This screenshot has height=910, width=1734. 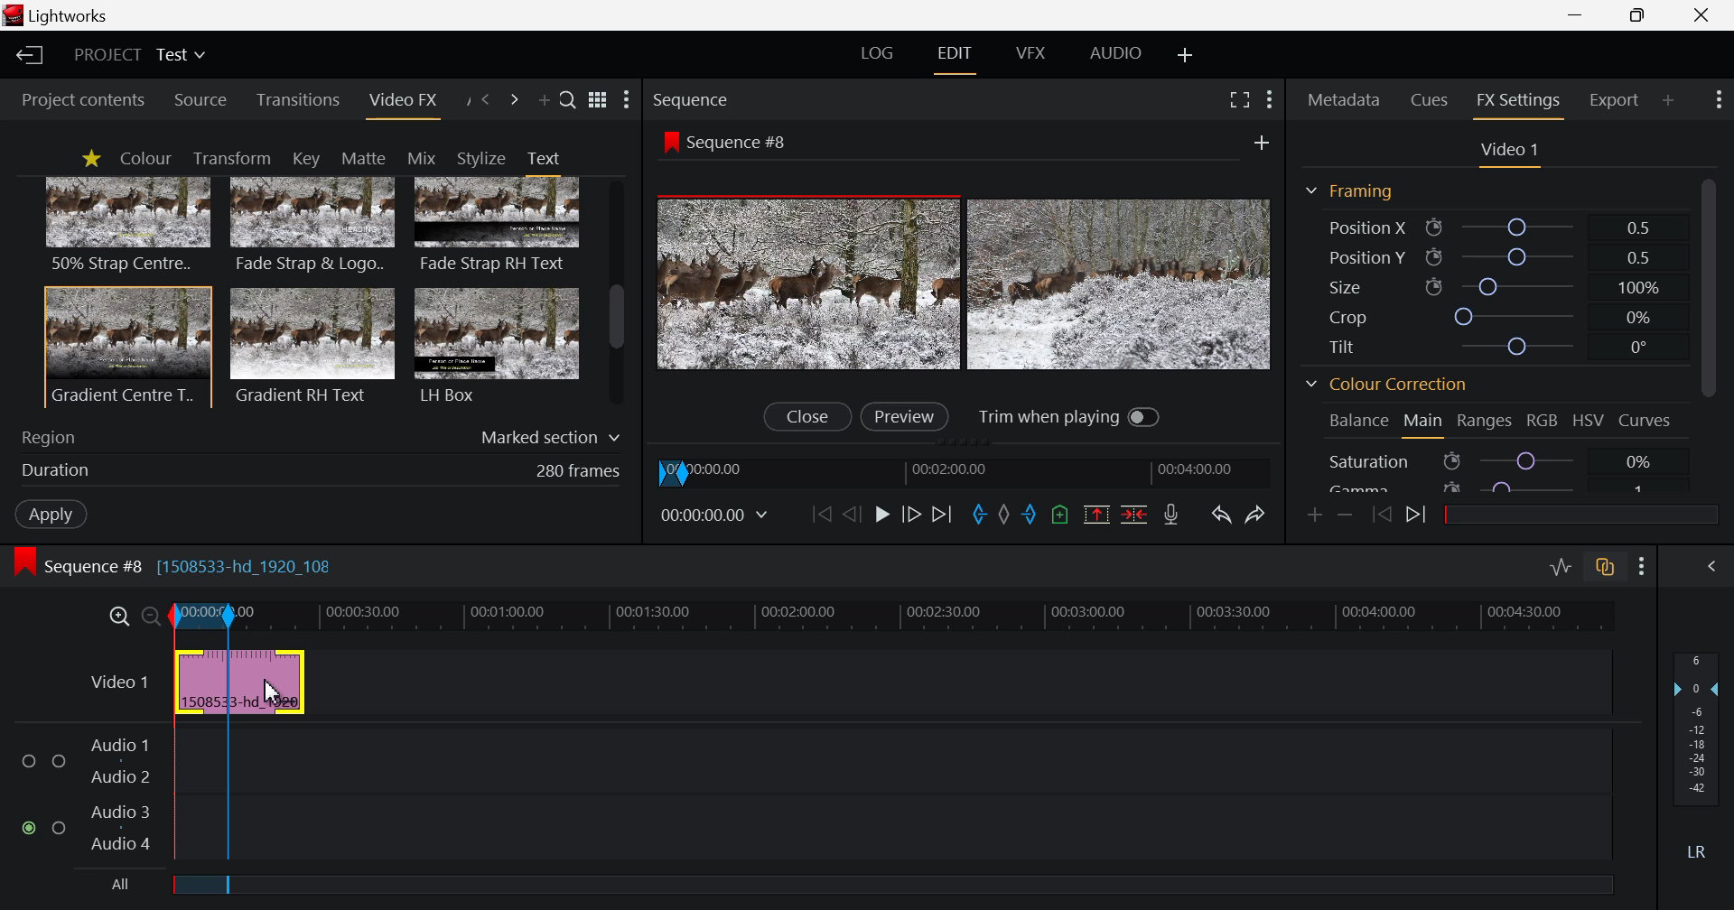 What do you see at coordinates (819, 516) in the screenshot?
I see `To start` at bounding box center [819, 516].